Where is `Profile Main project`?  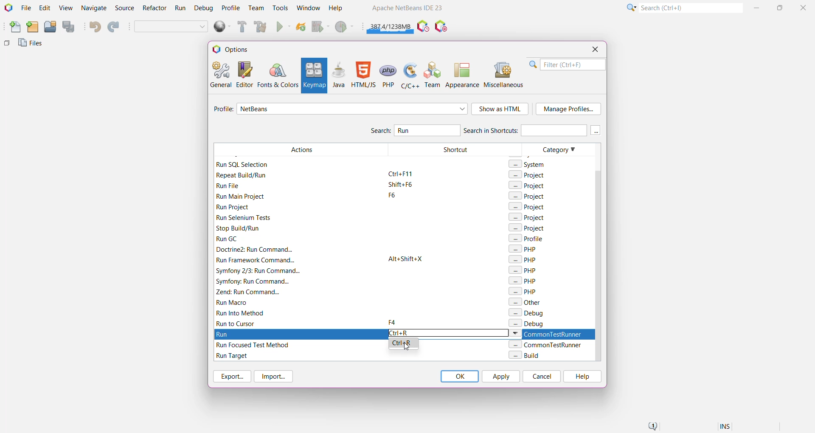 Profile Main project is located at coordinates (345, 28).